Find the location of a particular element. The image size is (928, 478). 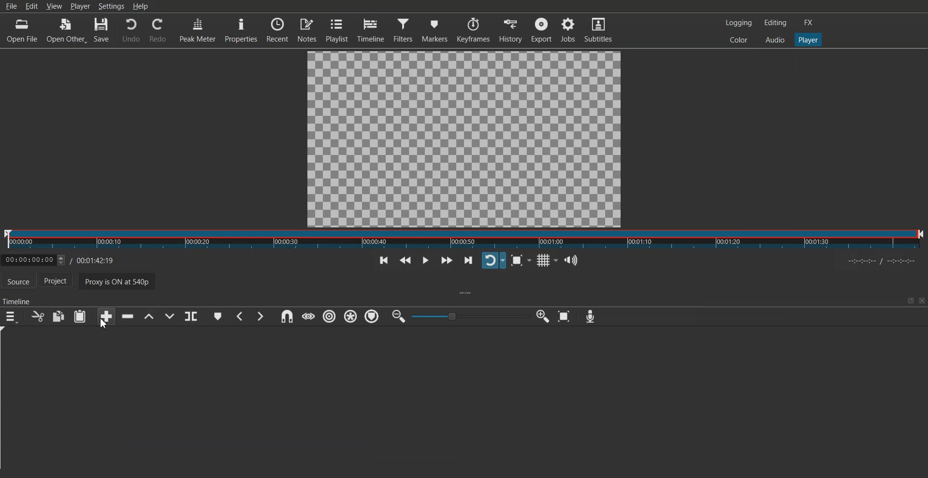

Toggle play or pause is located at coordinates (425, 261).